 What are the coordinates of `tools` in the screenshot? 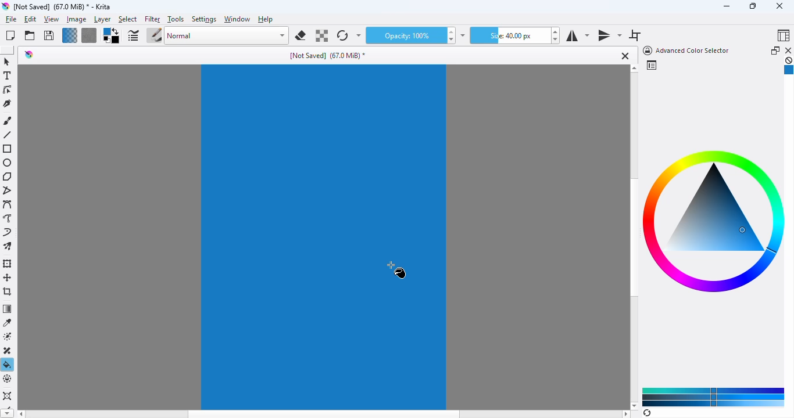 It's located at (176, 19).